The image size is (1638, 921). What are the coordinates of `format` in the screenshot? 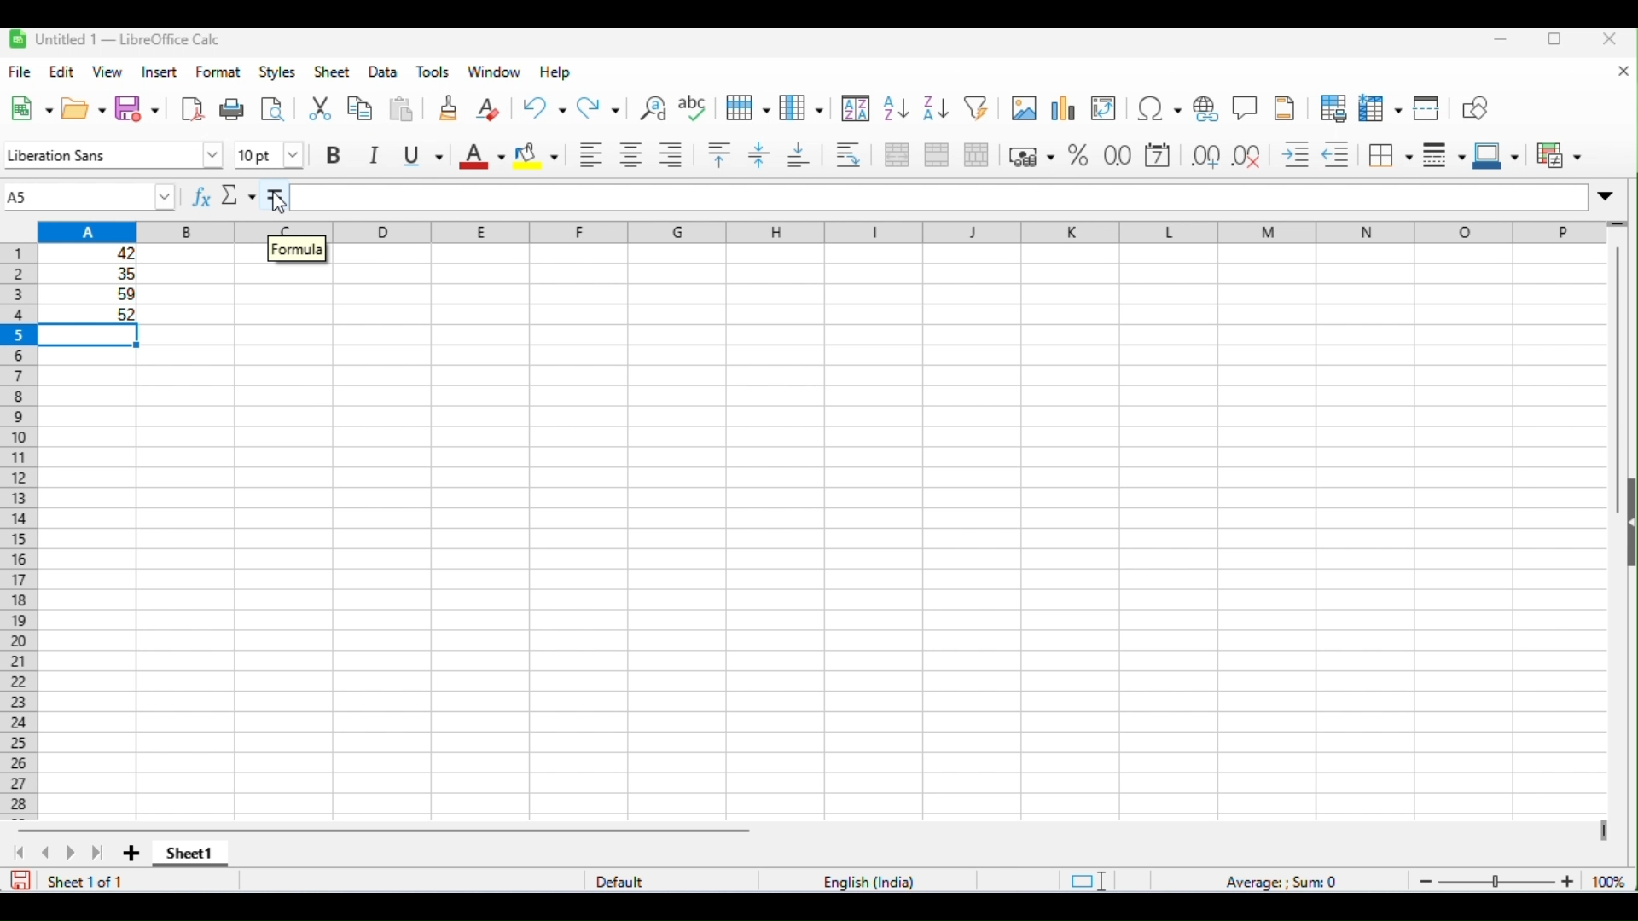 It's located at (218, 72).